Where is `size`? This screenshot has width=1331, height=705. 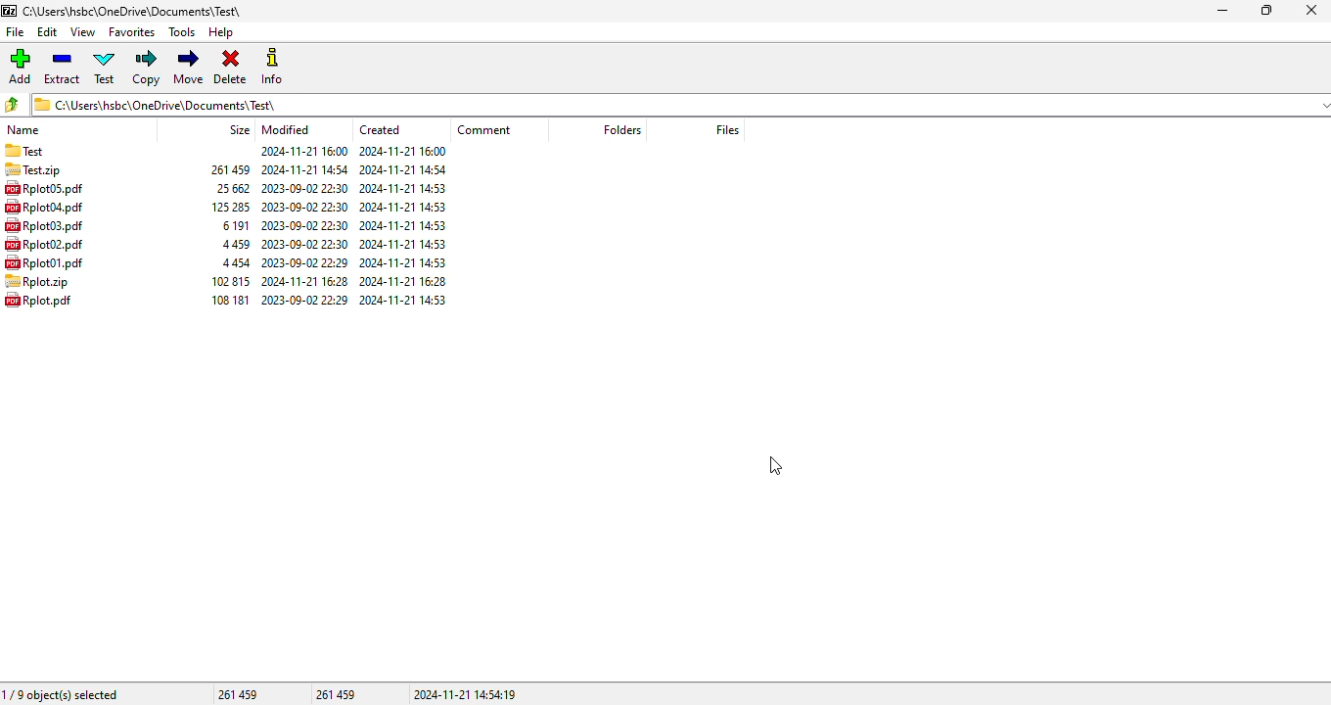 size is located at coordinates (228, 207).